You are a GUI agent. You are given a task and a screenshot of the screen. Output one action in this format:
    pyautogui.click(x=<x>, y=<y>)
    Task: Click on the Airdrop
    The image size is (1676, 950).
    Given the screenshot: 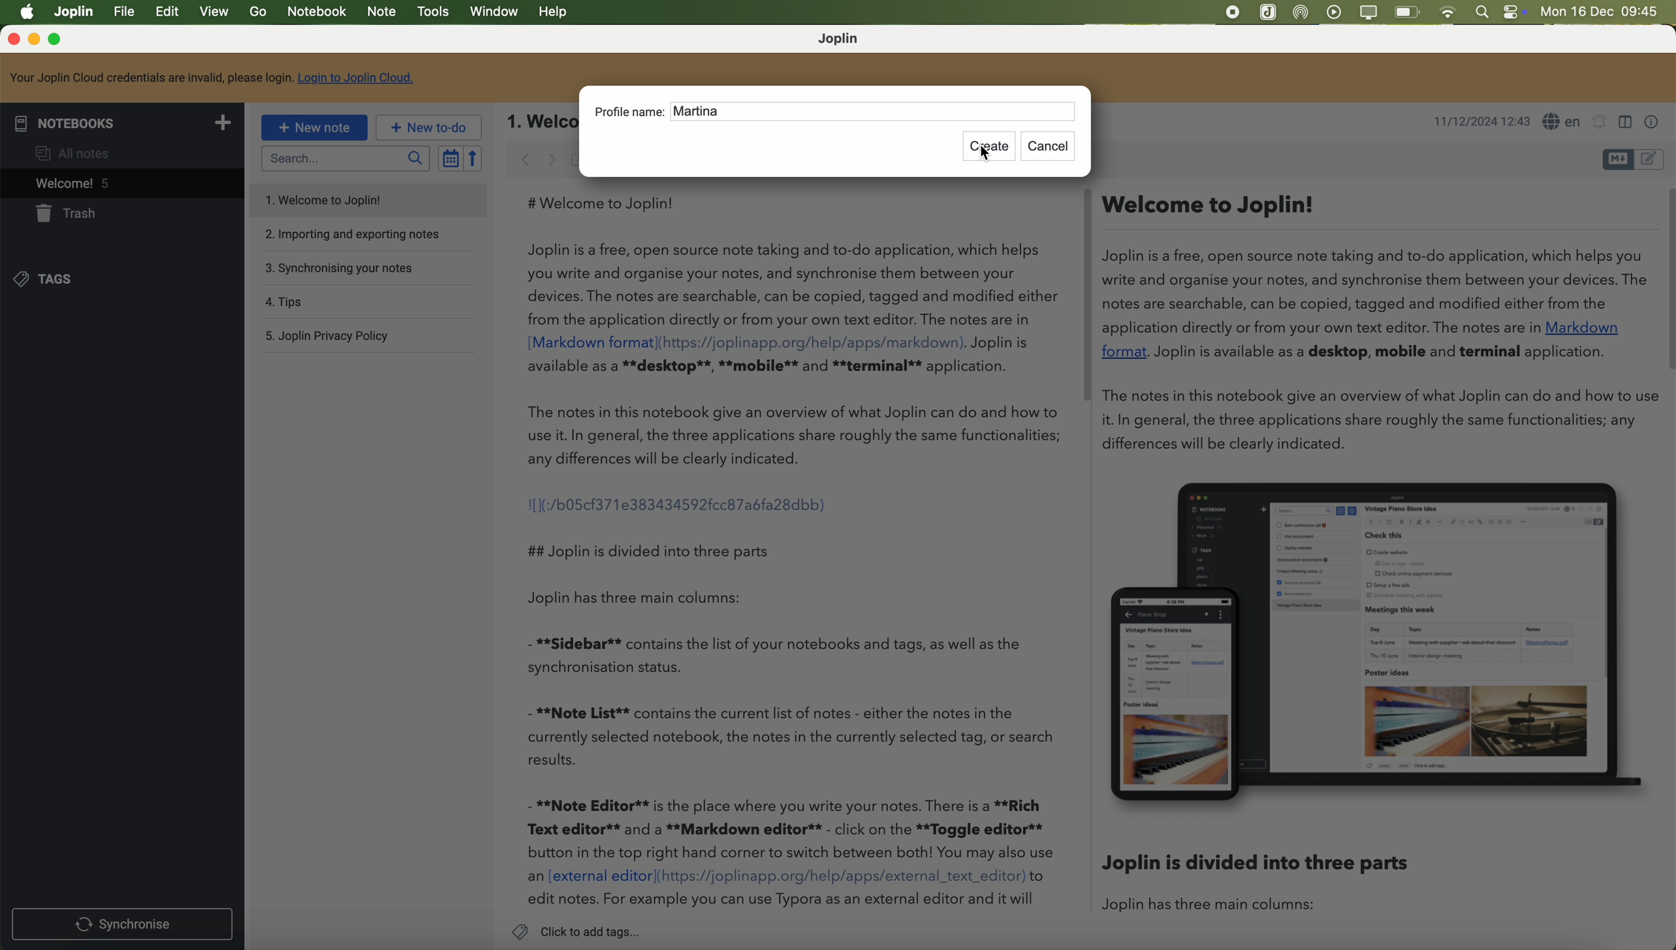 What is the action you would take?
    pyautogui.click(x=1304, y=13)
    